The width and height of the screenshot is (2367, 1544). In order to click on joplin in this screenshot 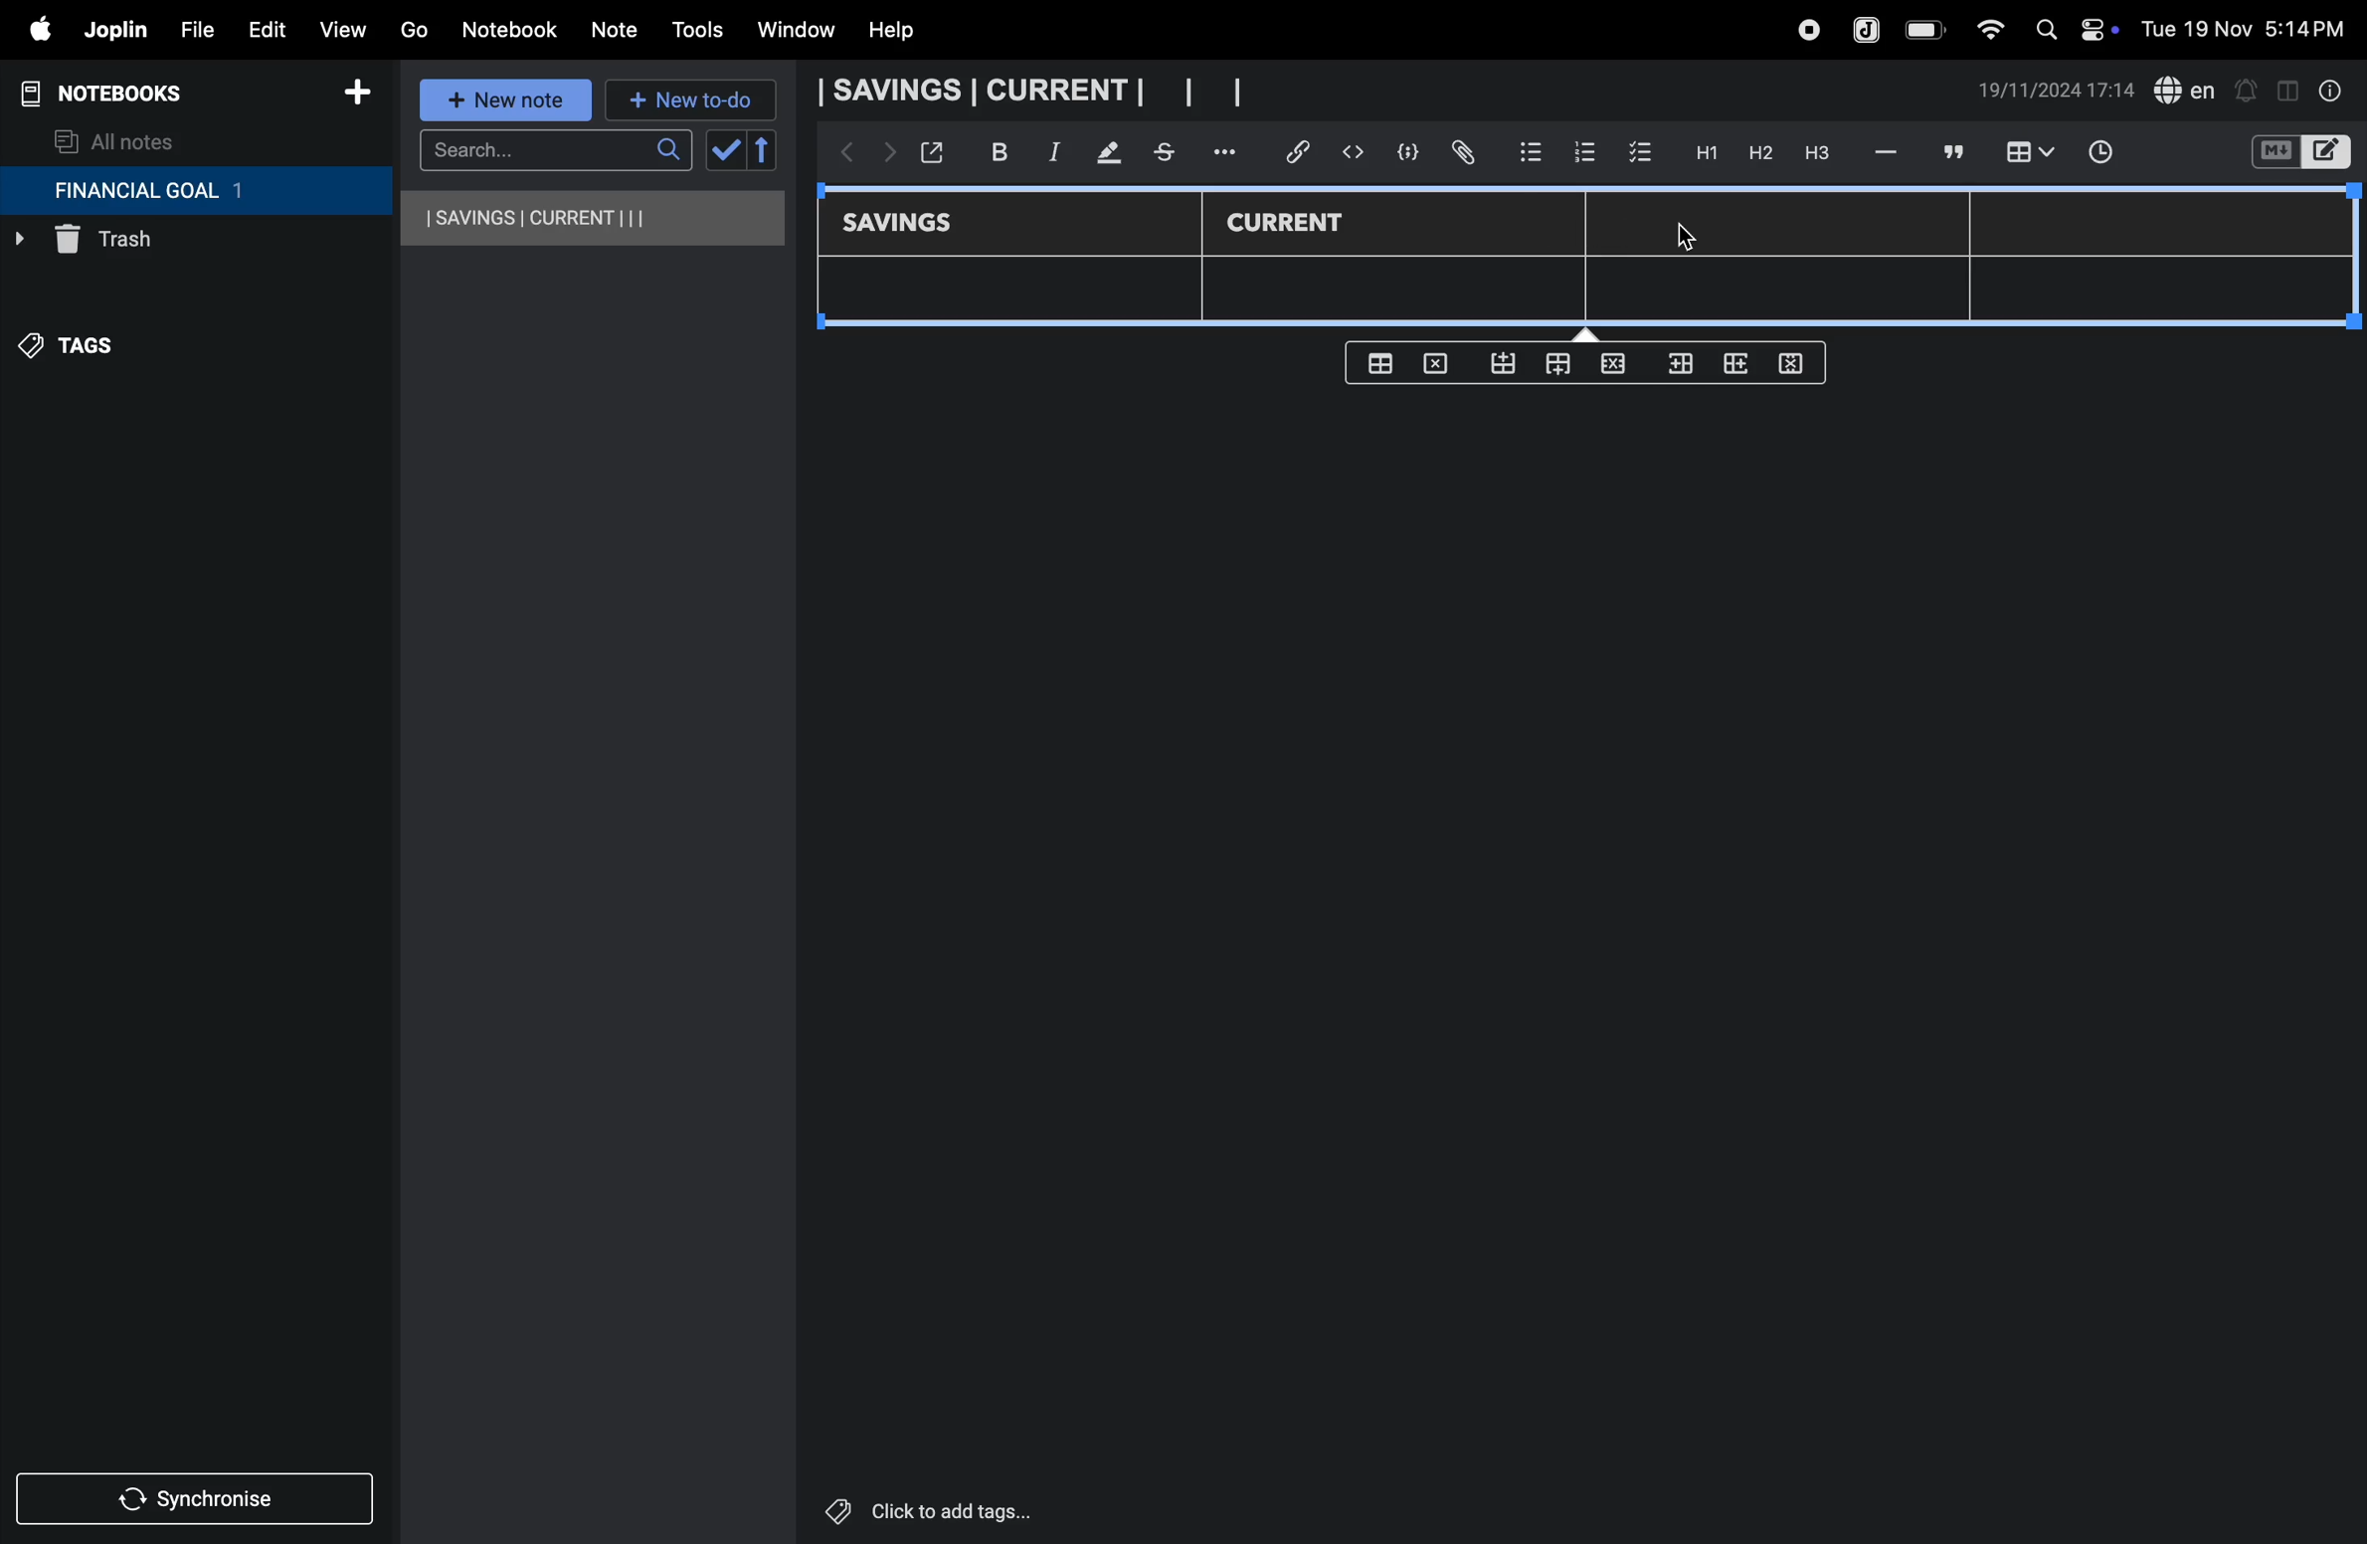, I will do `click(1868, 28)`.